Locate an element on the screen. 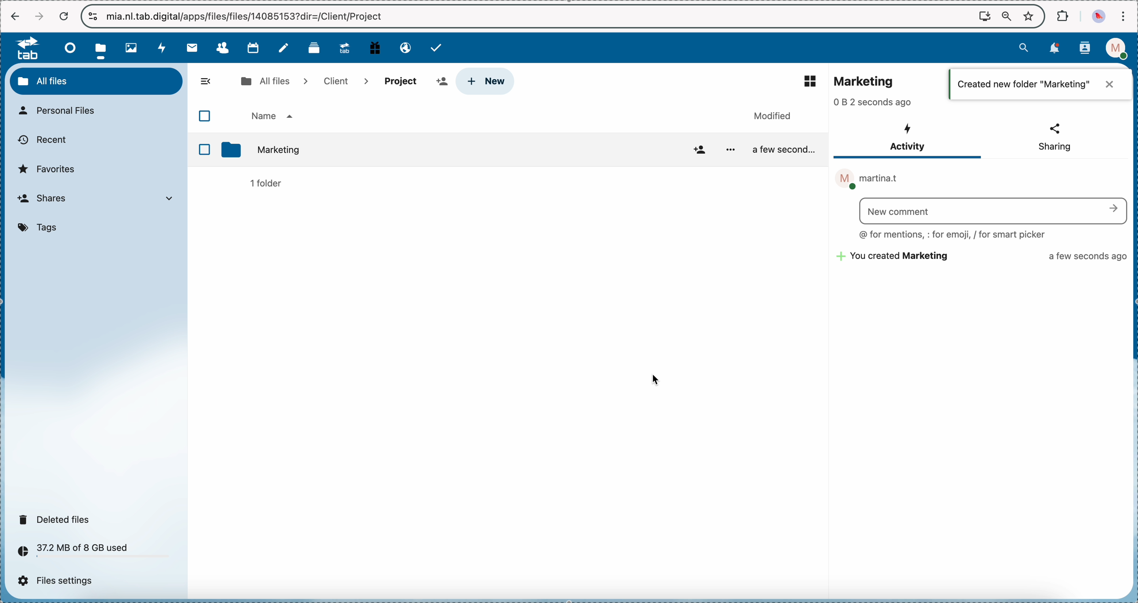  tab is located at coordinates (23, 48).